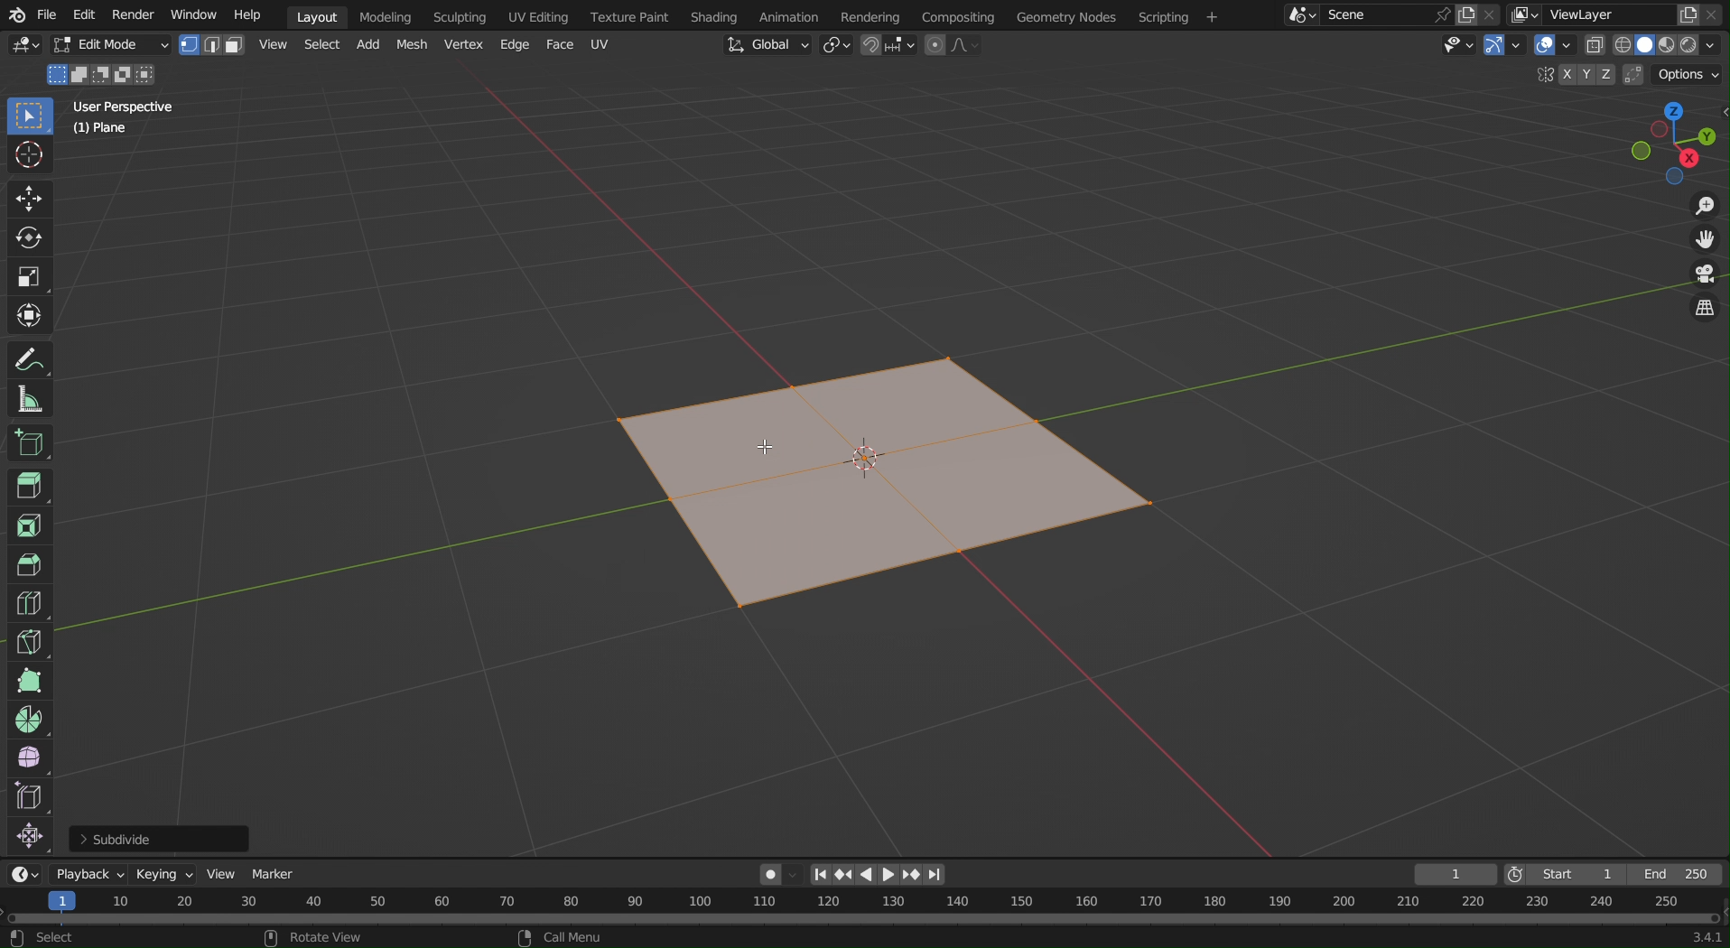 The width and height of the screenshot is (1730, 948). Describe the element at coordinates (878, 15) in the screenshot. I see `Rendering` at that location.